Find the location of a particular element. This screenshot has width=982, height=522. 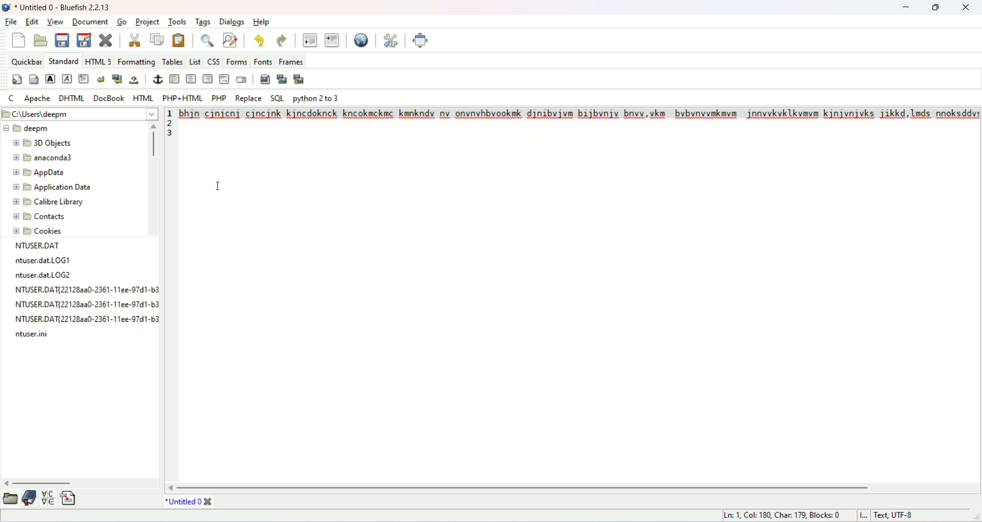

line number is located at coordinates (169, 130).